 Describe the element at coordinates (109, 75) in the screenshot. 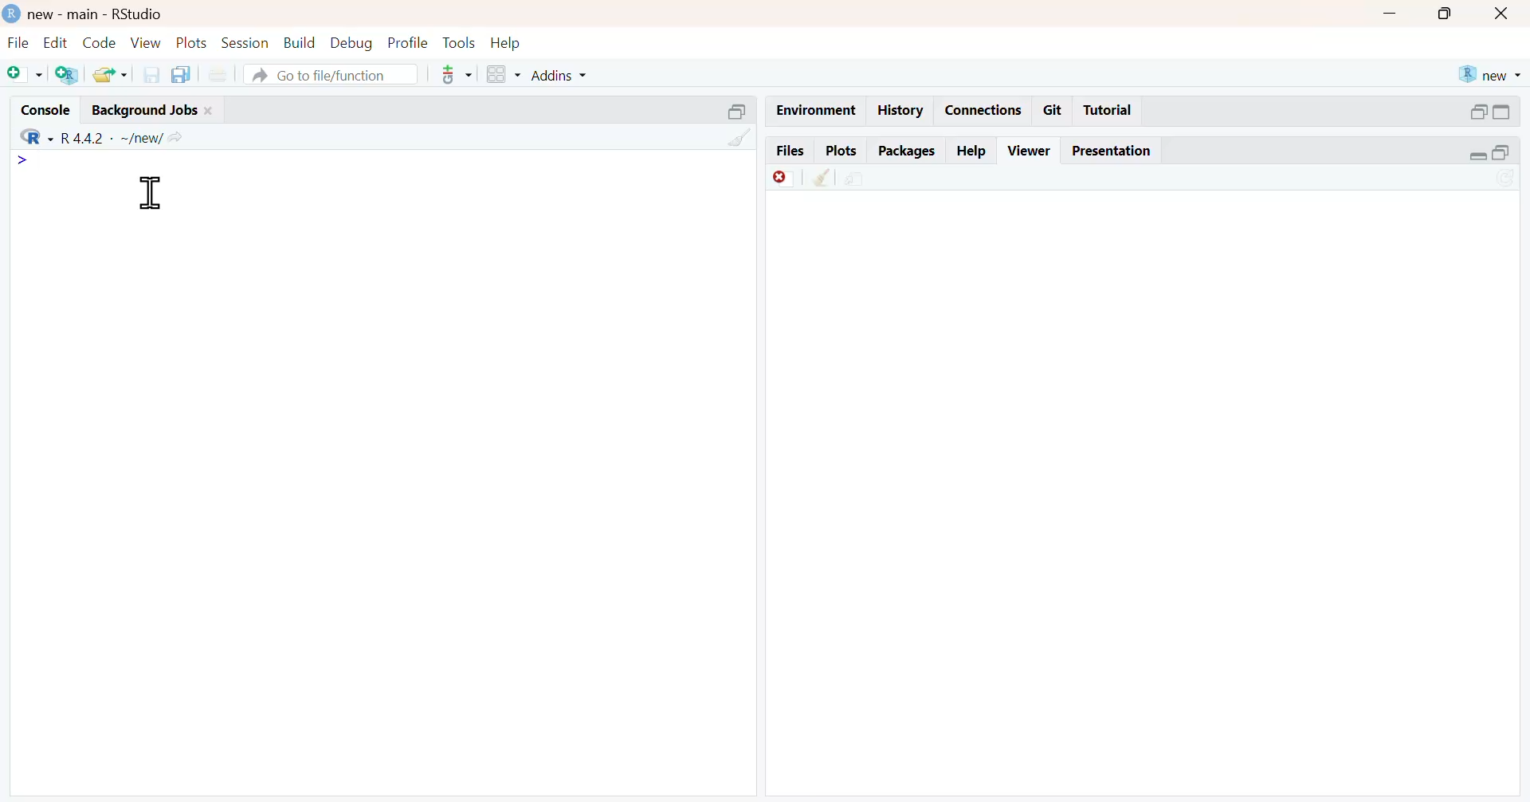

I see `open an existing file` at that location.